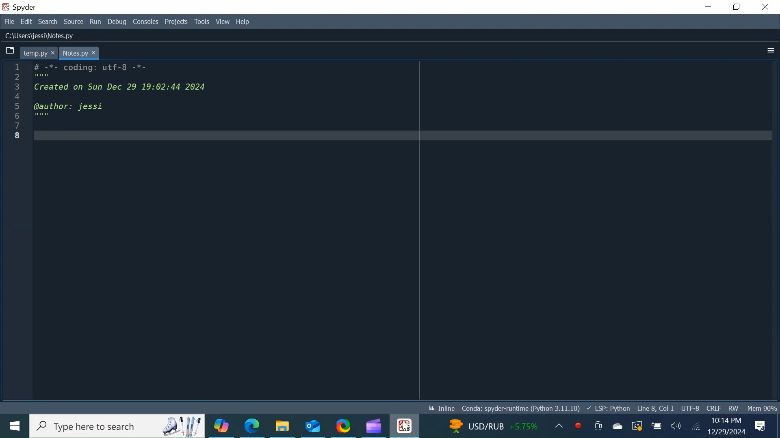  Describe the element at coordinates (713, 408) in the screenshot. I see `File EQL Status` at that location.